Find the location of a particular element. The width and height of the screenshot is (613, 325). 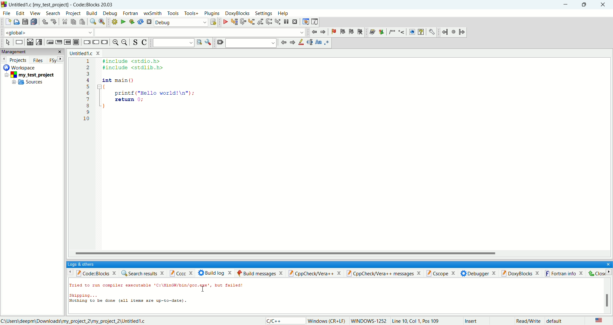

jump back is located at coordinates (284, 42).